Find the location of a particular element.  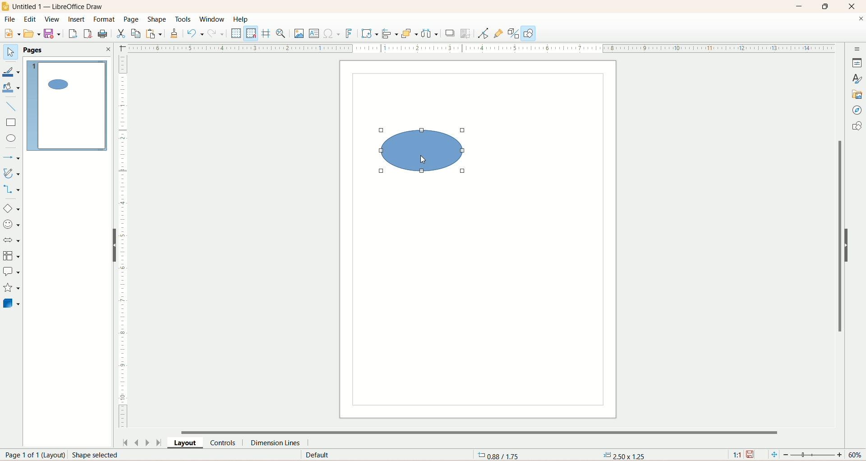

curve and polygon is located at coordinates (11, 173).